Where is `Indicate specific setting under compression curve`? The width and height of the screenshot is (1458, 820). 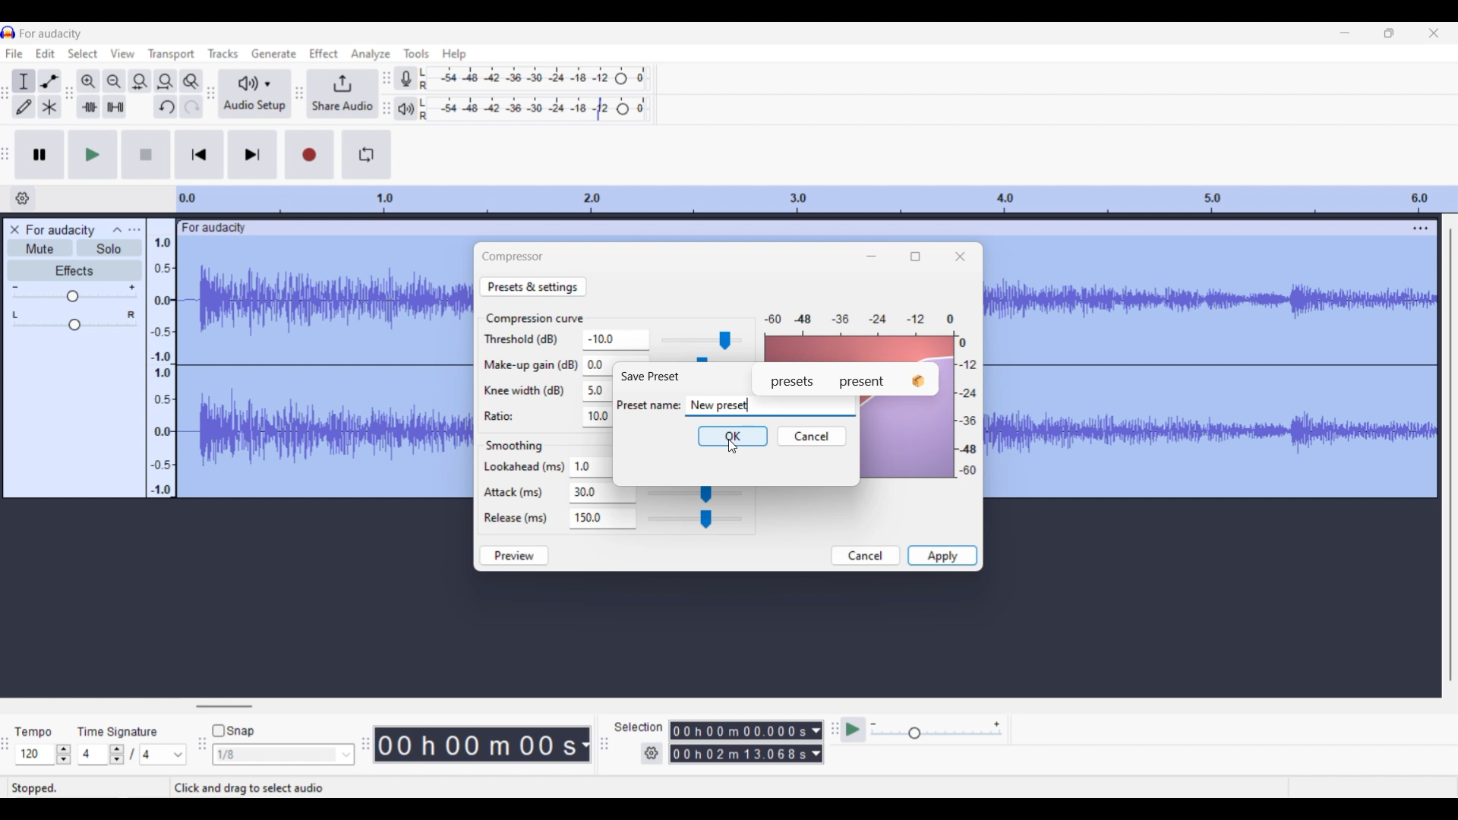
Indicate specific setting under compression curve is located at coordinates (529, 376).